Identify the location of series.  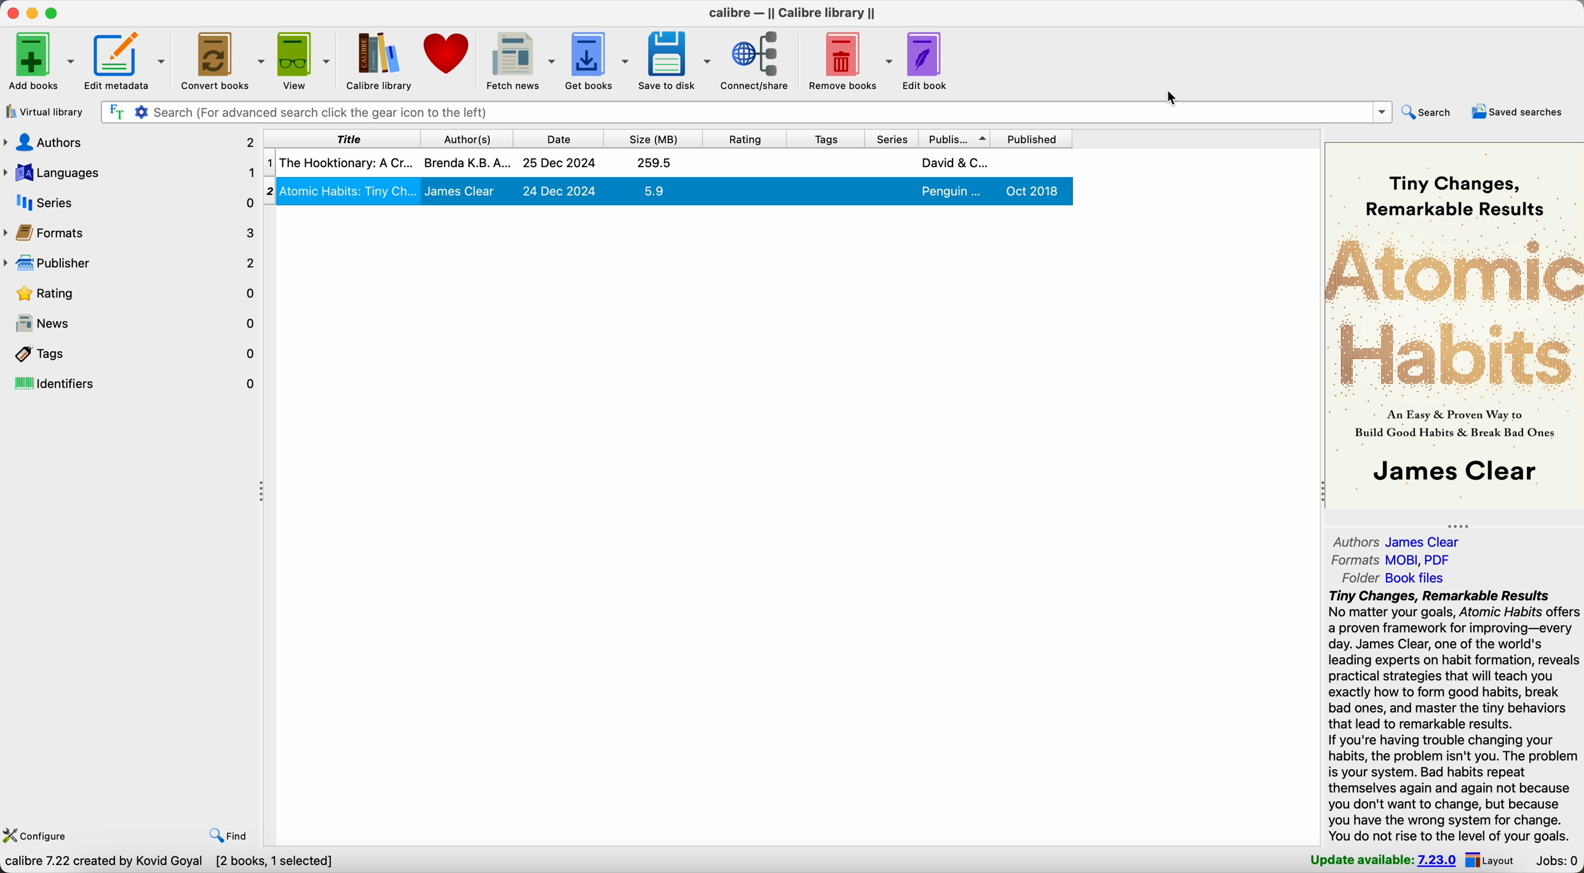
(130, 203).